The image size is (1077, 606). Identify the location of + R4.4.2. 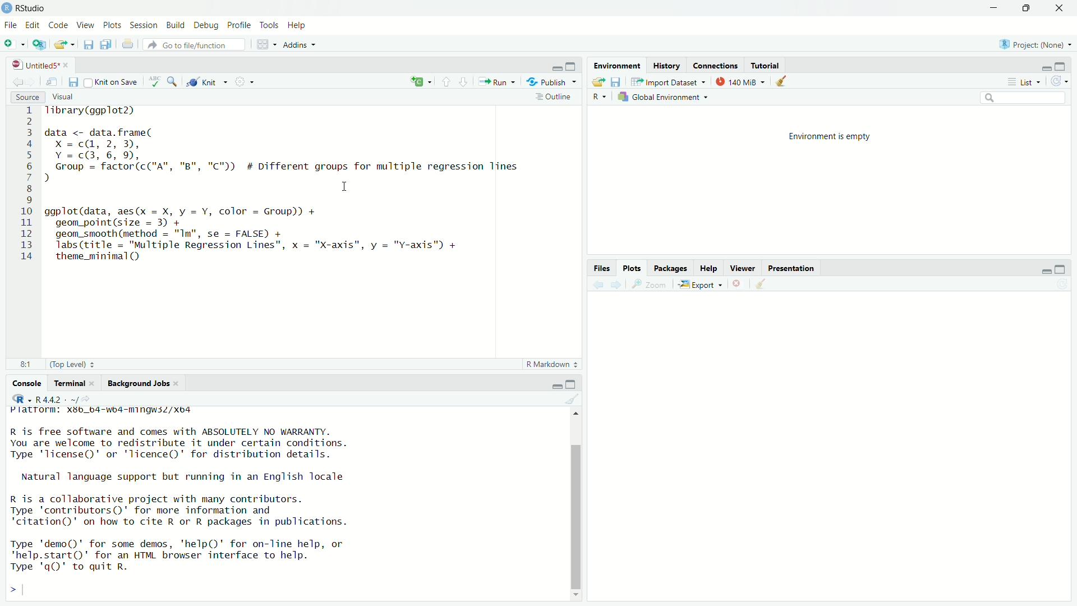
(48, 399).